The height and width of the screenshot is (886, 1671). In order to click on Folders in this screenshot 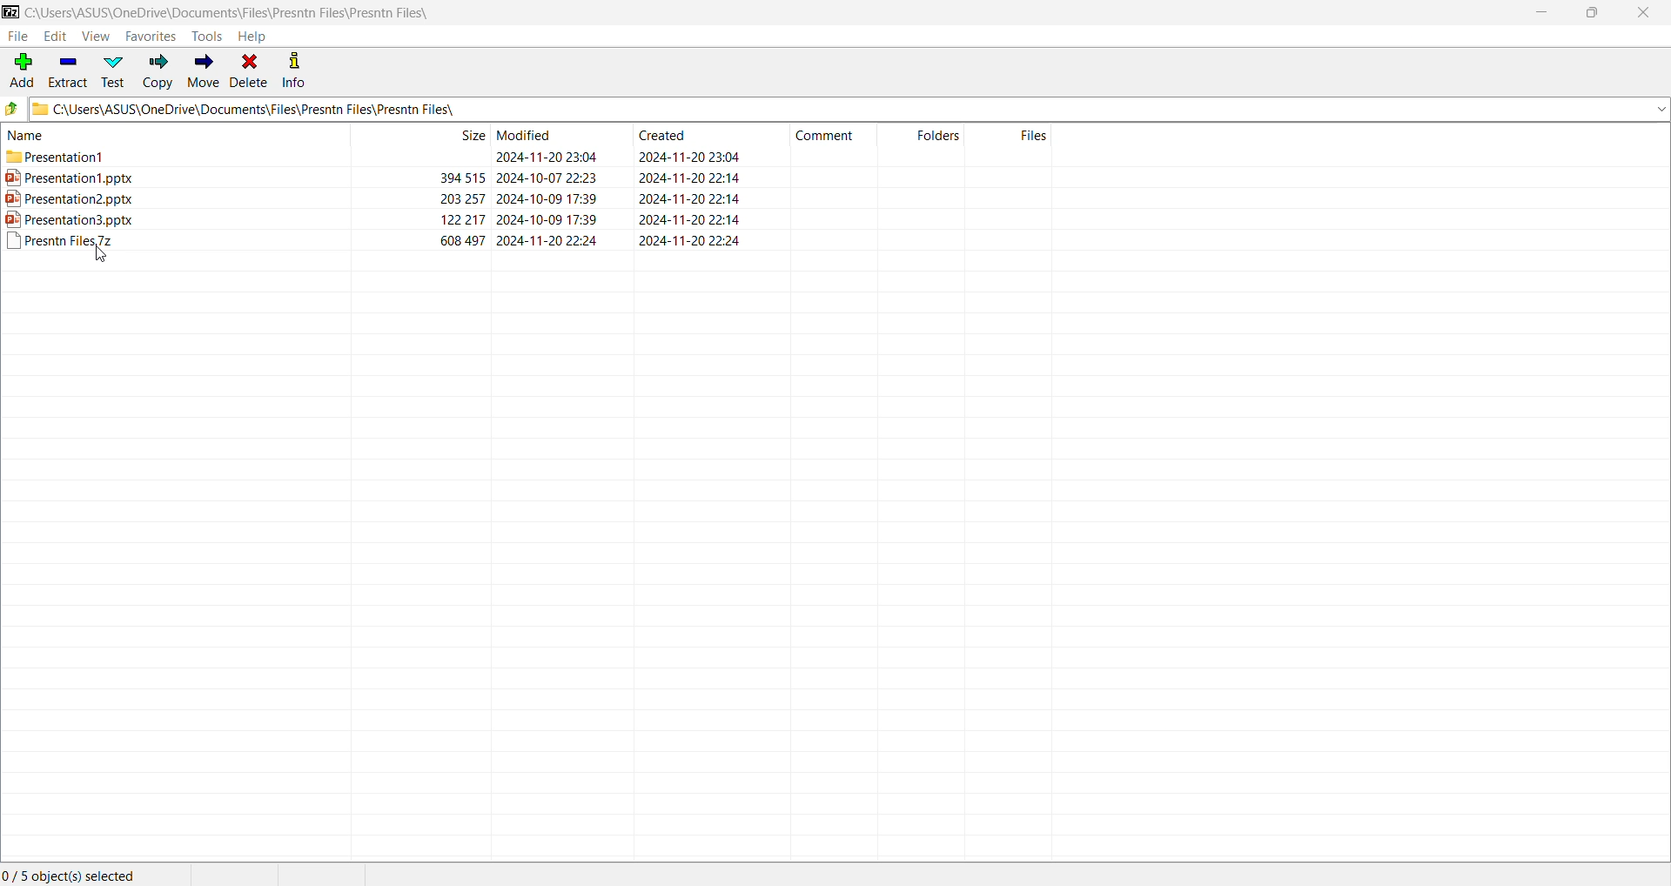, I will do `click(936, 136)`.